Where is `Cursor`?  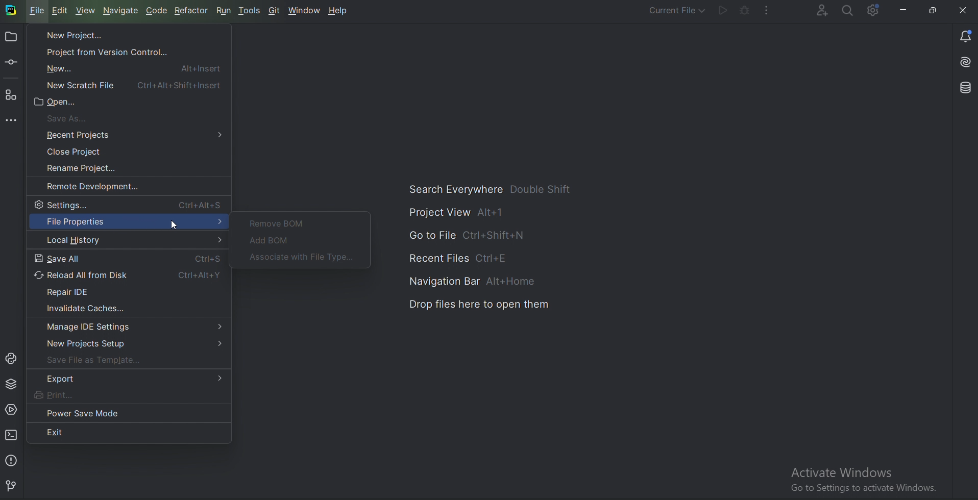 Cursor is located at coordinates (174, 225).